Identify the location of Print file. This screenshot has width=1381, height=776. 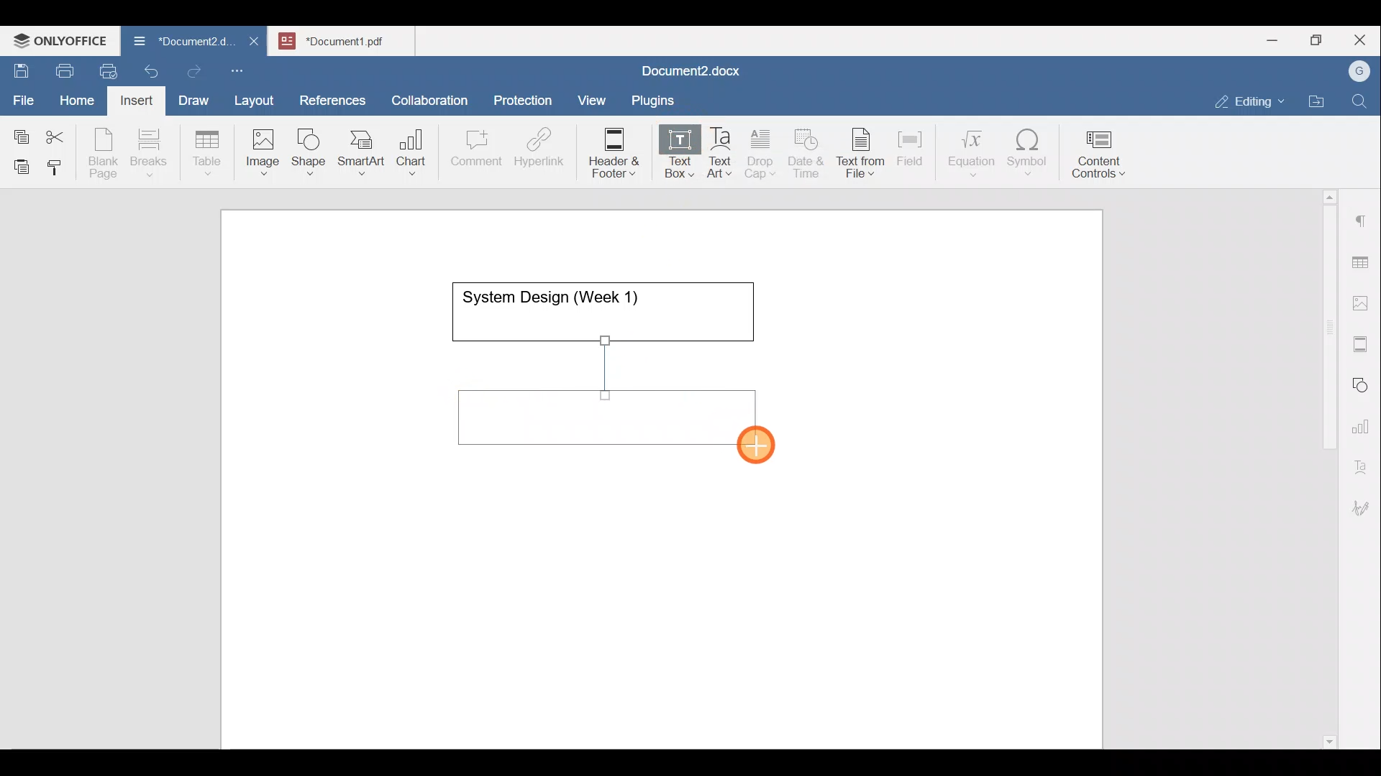
(62, 68).